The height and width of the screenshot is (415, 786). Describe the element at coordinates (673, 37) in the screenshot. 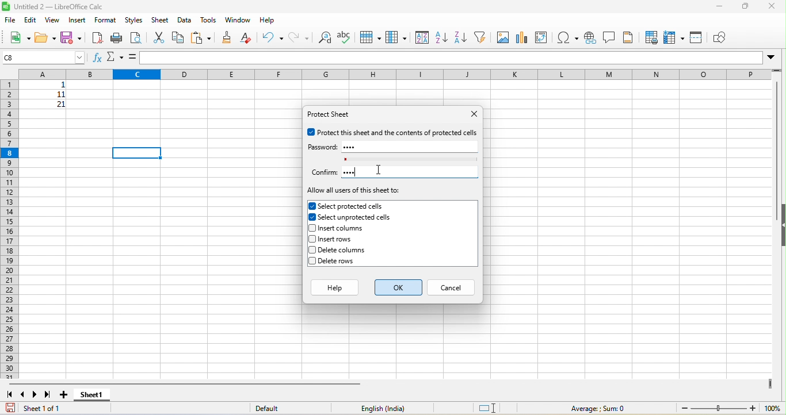

I see `freeze rows and columns` at that location.